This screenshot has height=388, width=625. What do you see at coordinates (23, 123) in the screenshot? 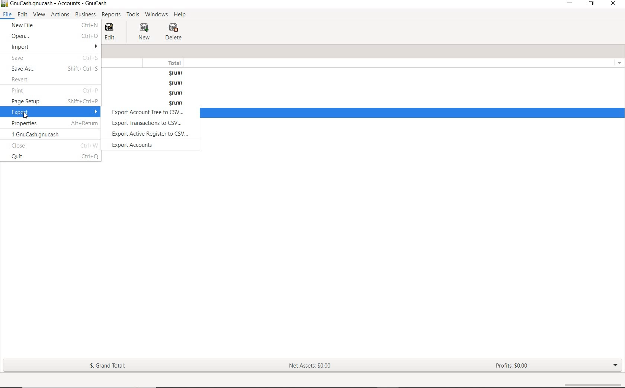
I see `PROPERTIES` at bounding box center [23, 123].